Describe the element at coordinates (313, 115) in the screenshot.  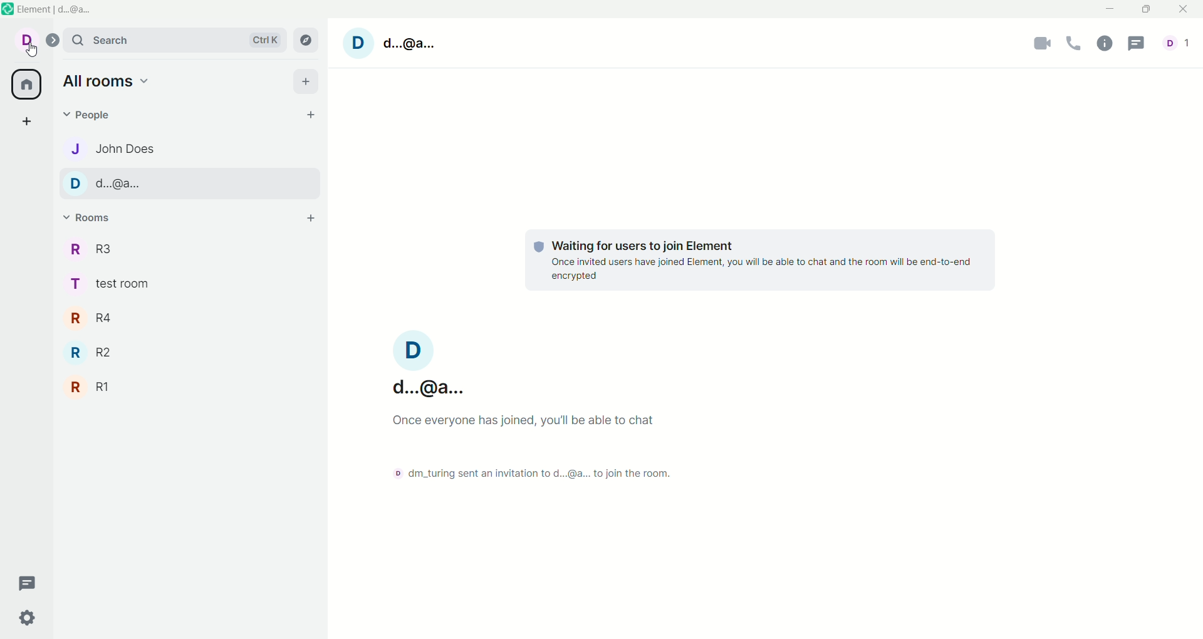
I see `start chat` at that location.